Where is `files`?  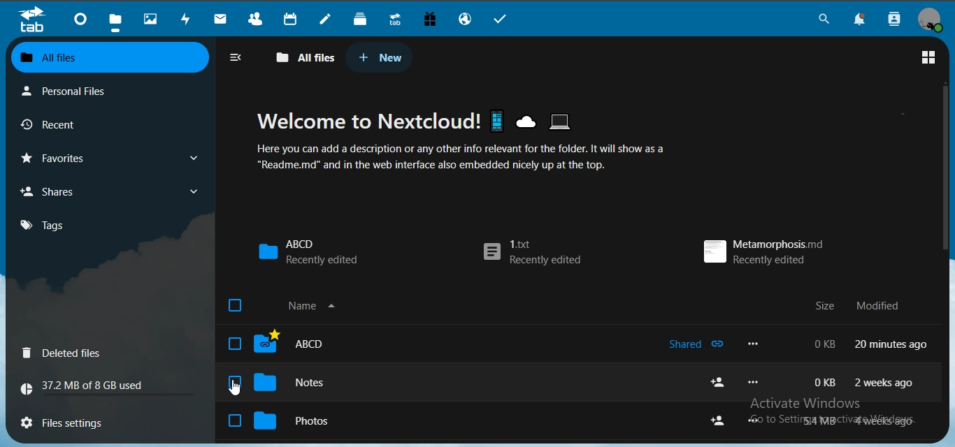
files is located at coordinates (117, 20).